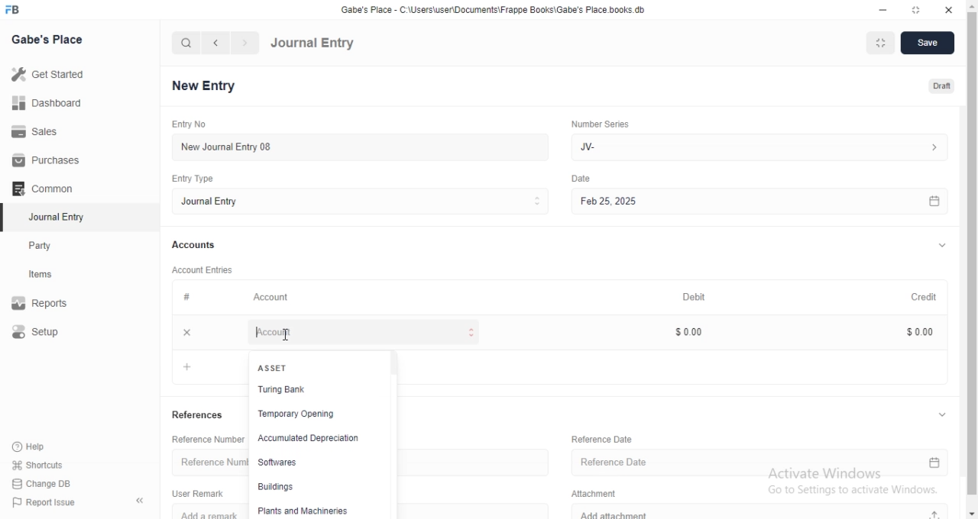 This screenshot has width=978, height=519. Describe the element at coordinates (925, 331) in the screenshot. I see `$0.00` at that location.